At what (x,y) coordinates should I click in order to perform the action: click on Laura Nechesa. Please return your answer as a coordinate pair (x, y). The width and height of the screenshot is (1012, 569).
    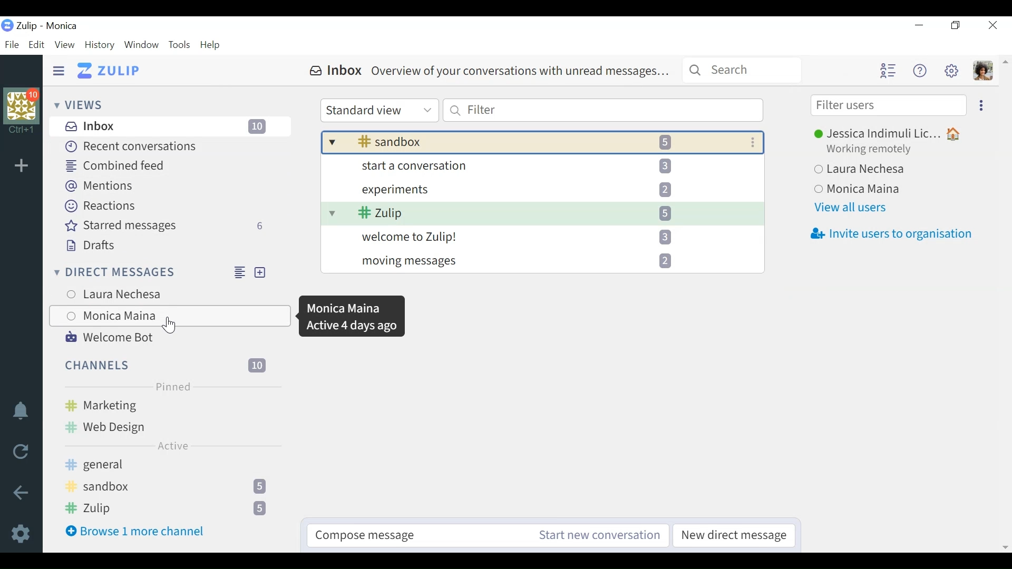
    Looking at the image, I should click on (872, 170).